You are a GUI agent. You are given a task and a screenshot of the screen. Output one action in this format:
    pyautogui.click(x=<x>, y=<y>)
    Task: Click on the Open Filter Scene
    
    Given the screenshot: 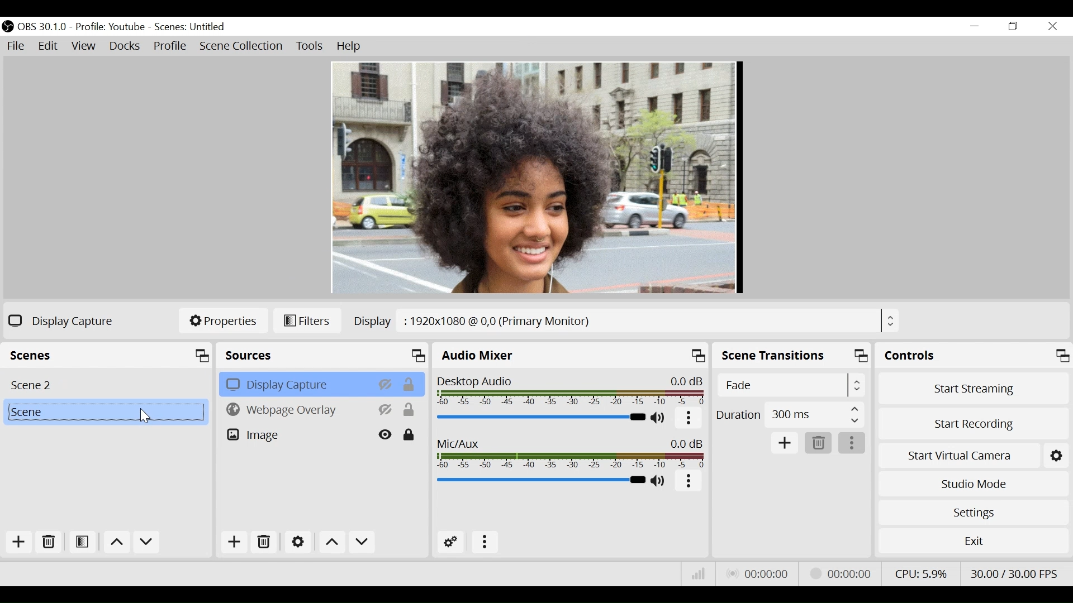 What is the action you would take?
    pyautogui.click(x=83, y=542)
    